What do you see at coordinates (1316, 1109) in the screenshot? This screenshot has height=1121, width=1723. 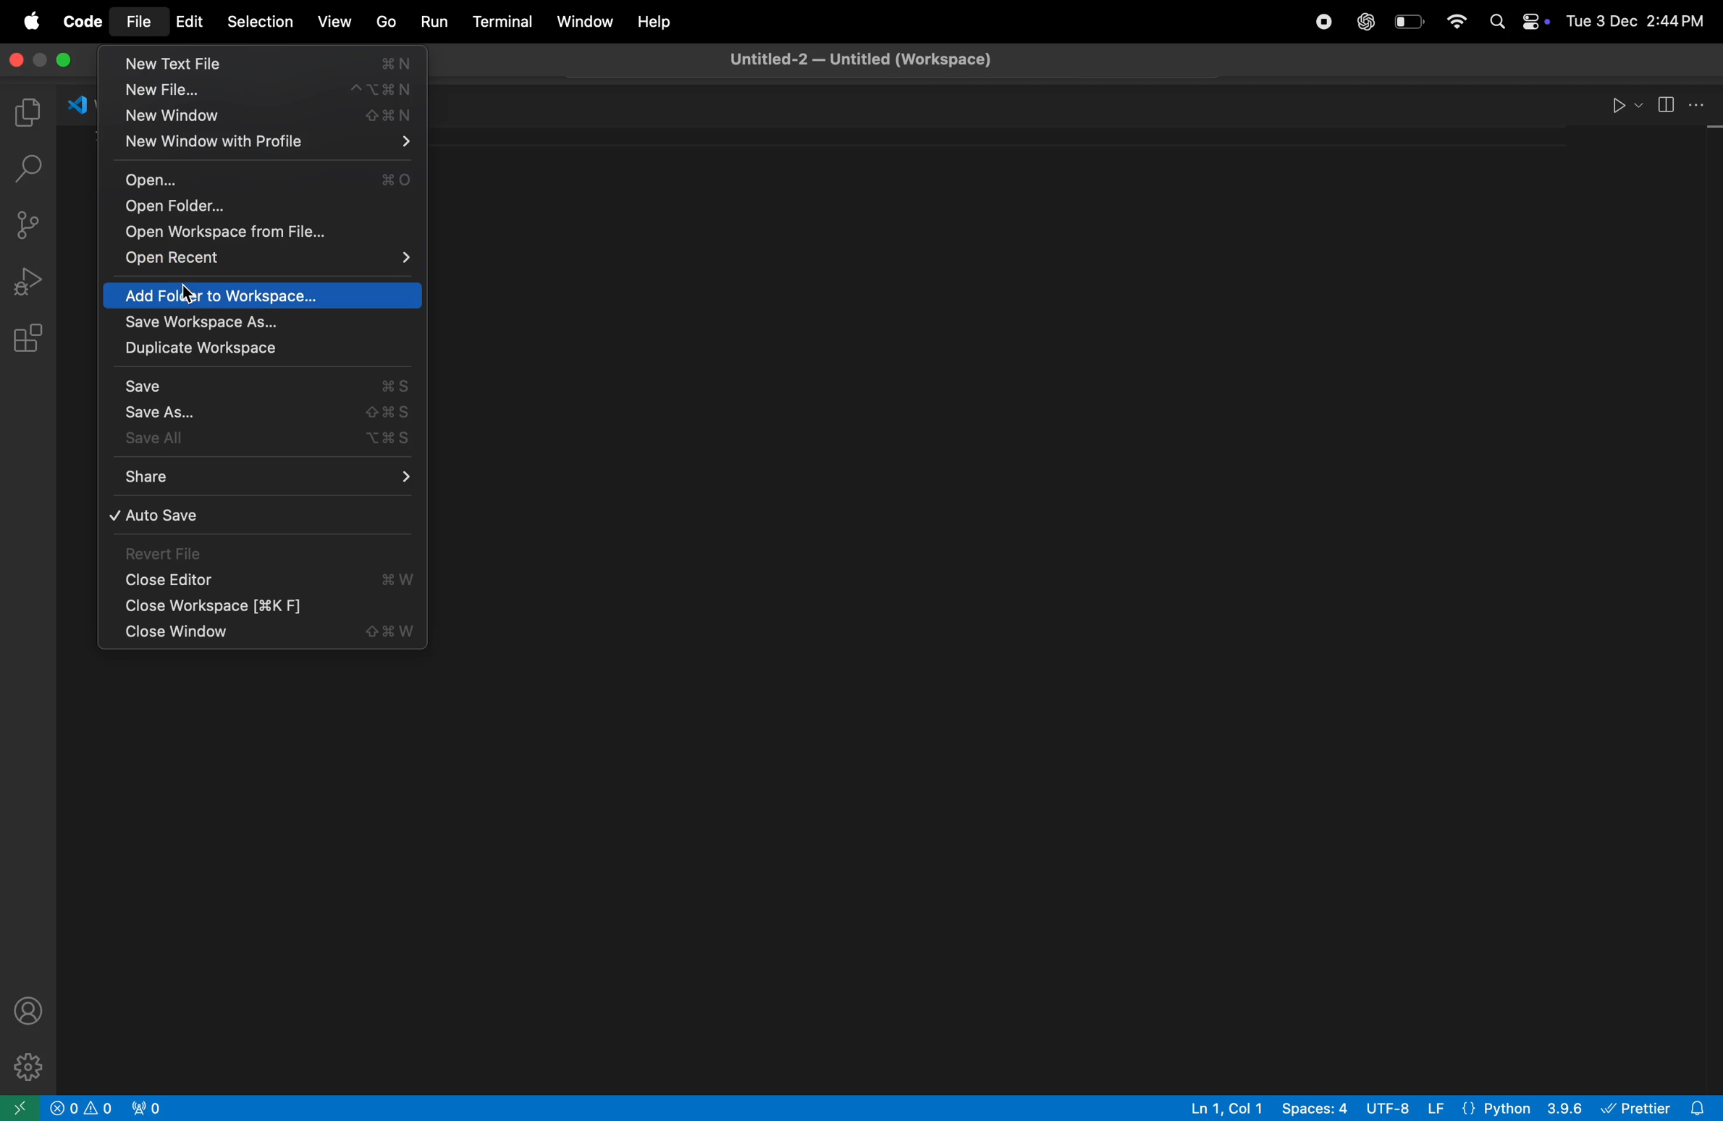 I see `space 4` at bounding box center [1316, 1109].